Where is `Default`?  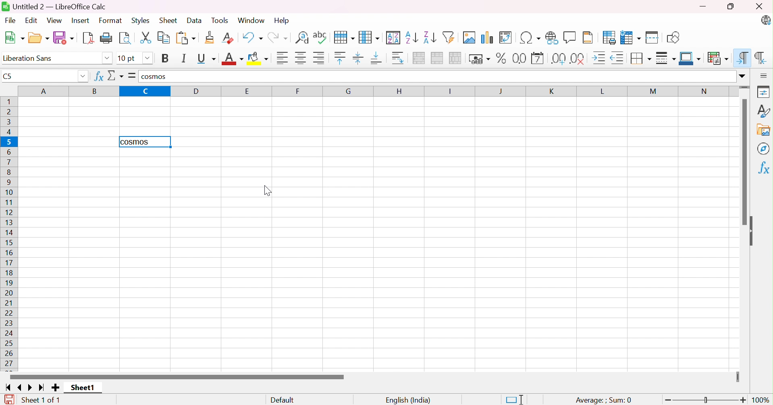
Default is located at coordinates (283, 400).